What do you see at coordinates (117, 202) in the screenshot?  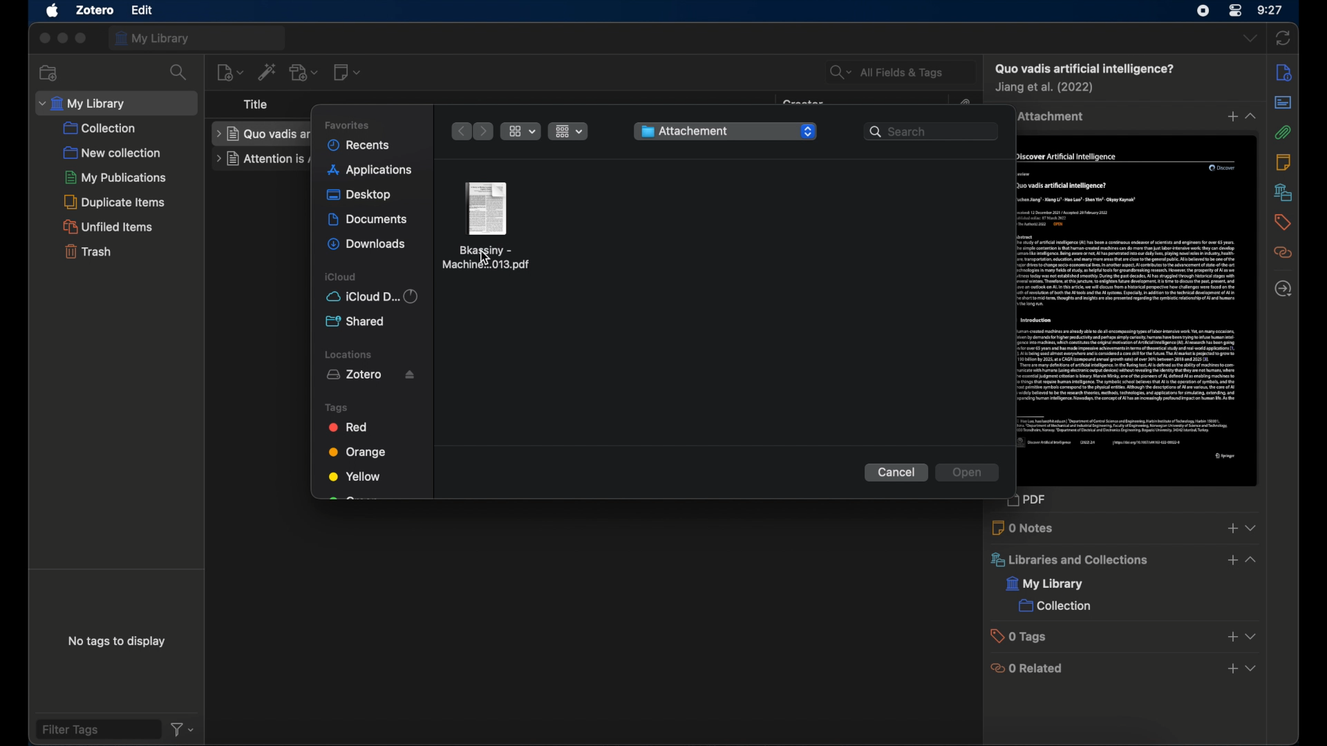 I see `duplicate items` at bounding box center [117, 202].